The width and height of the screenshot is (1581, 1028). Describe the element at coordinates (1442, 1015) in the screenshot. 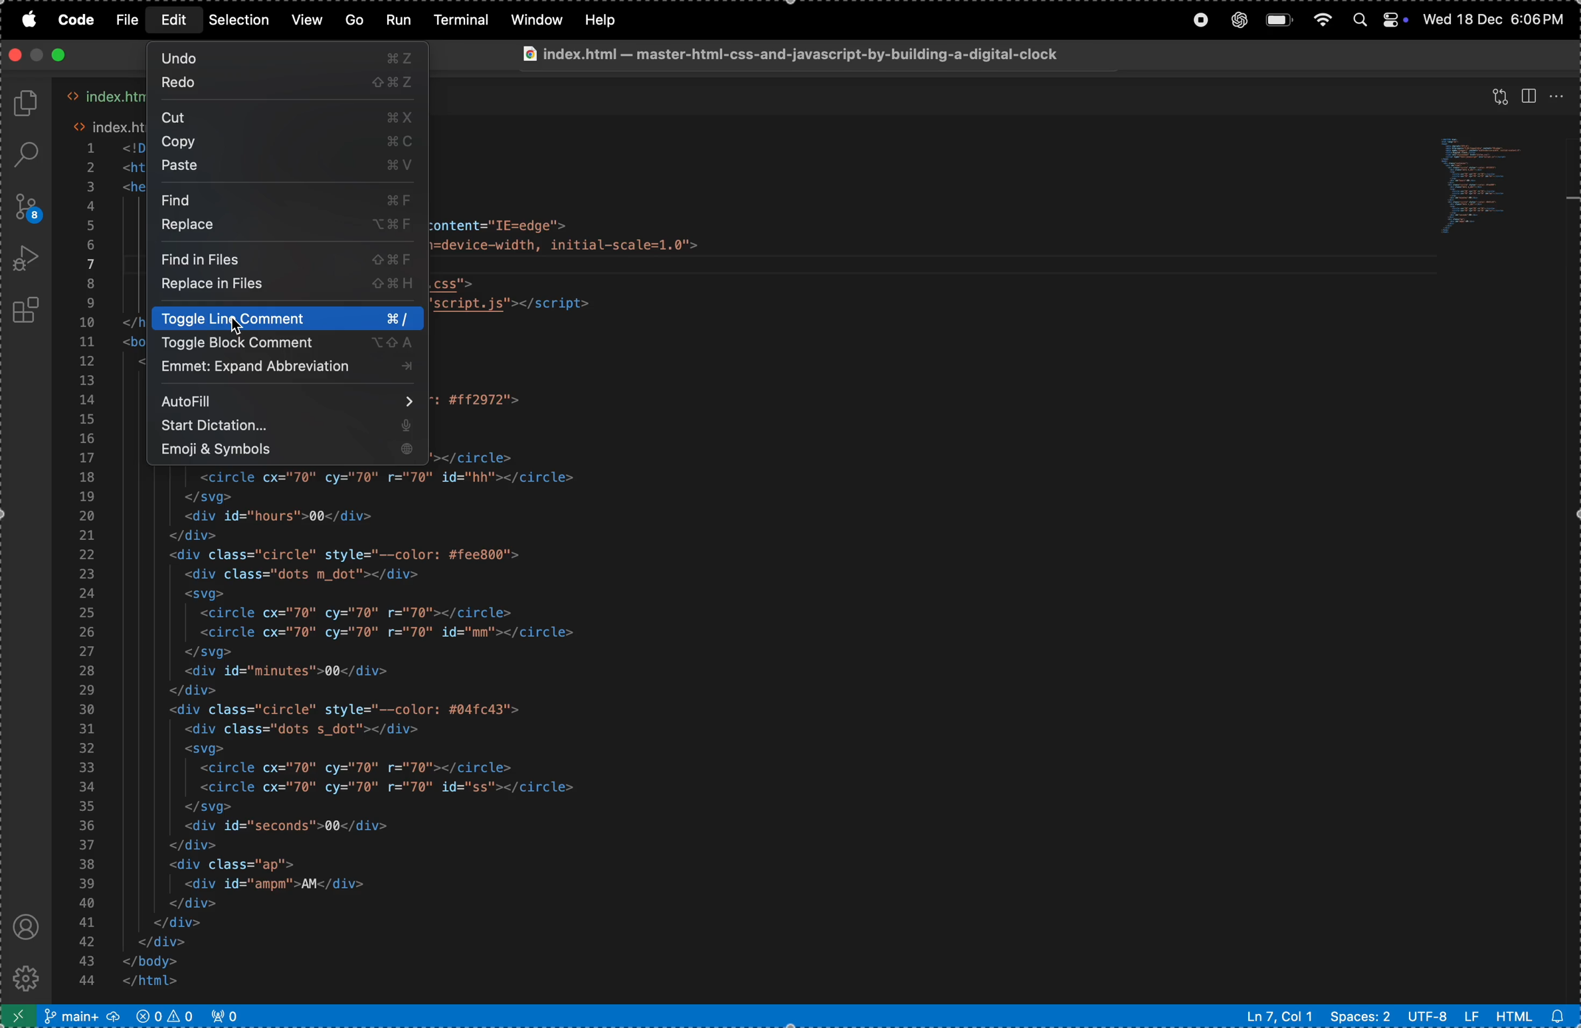

I see `utf -8 lf` at that location.